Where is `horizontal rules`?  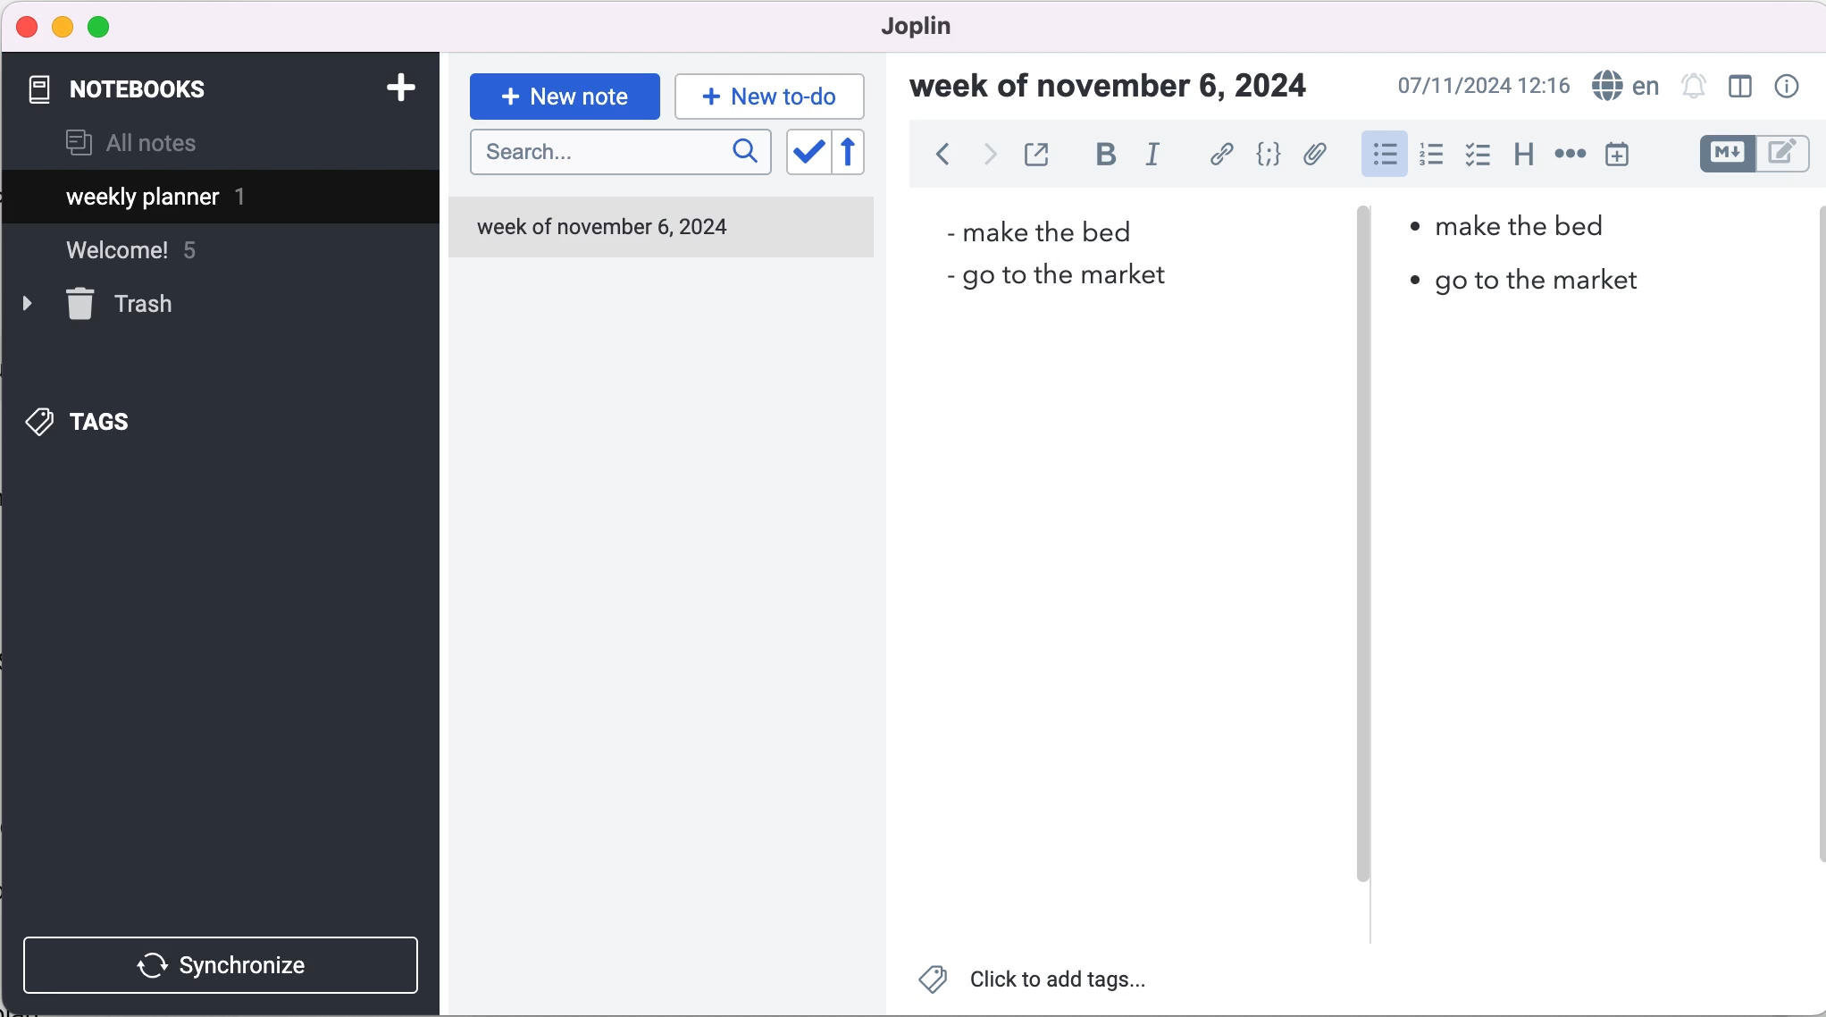 horizontal rules is located at coordinates (1567, 155).